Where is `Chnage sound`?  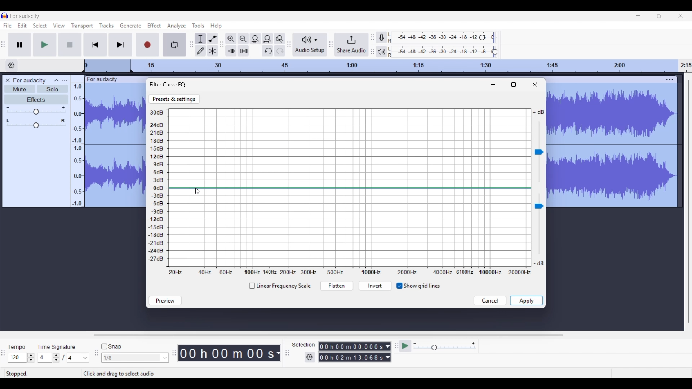
Chnage sound is located at coordinates (539, 224).